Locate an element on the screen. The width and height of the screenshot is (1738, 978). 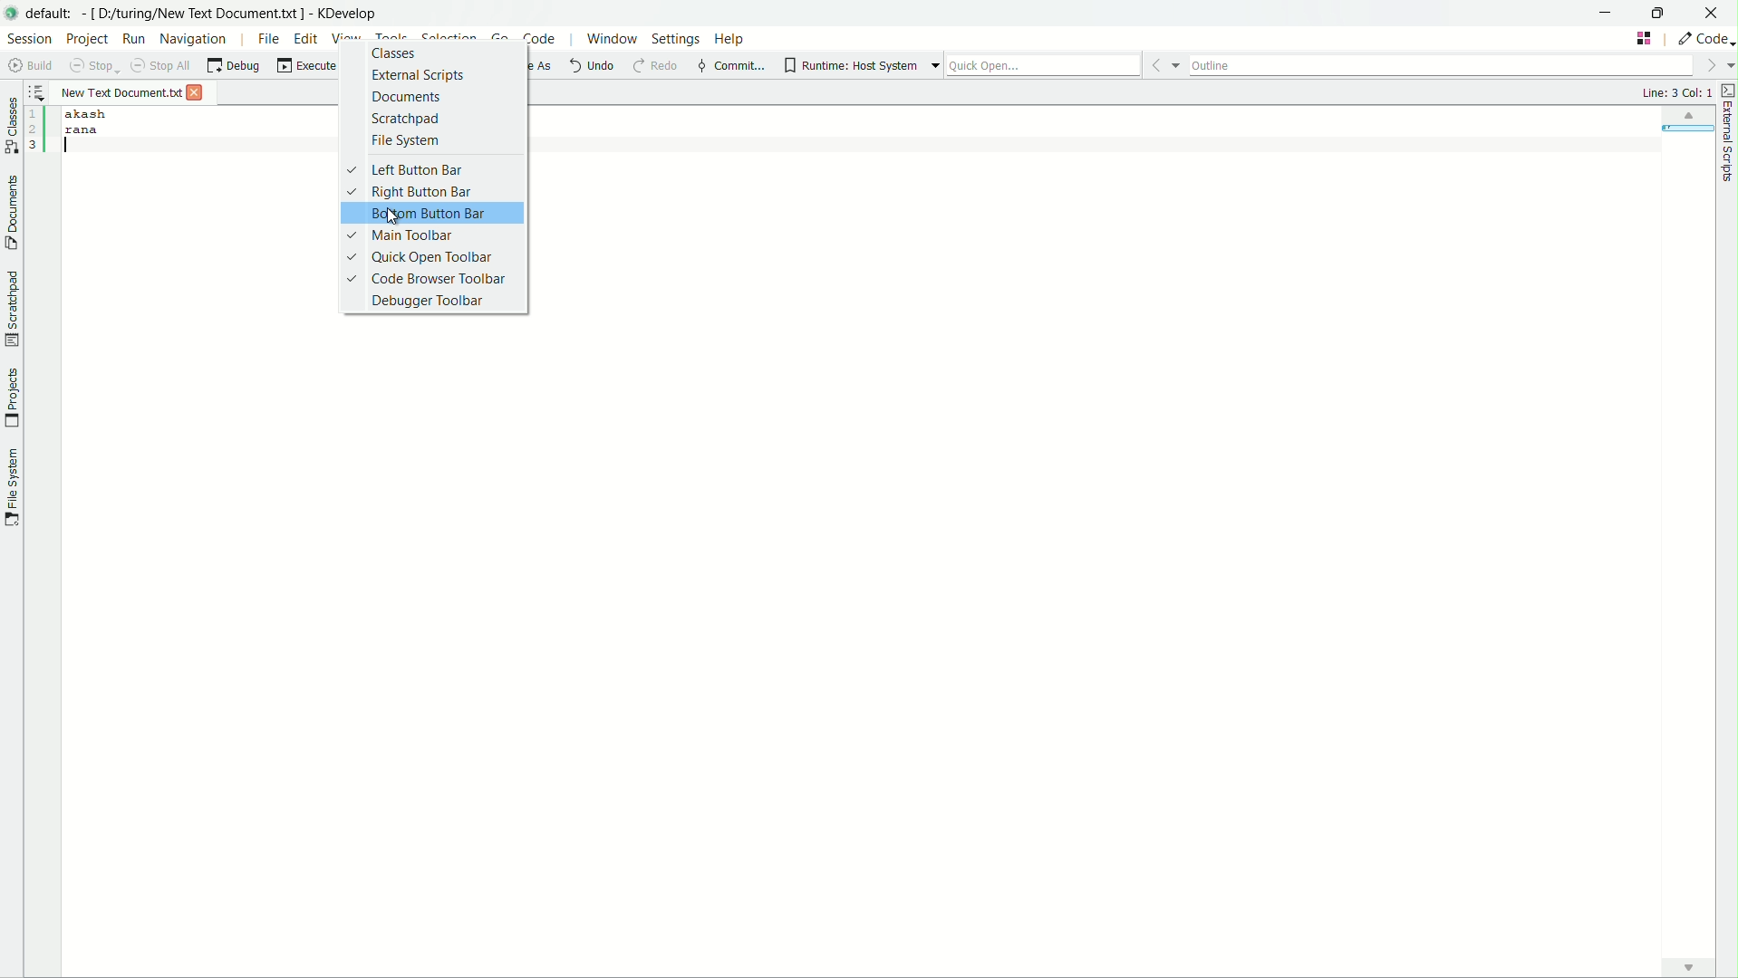
window menu is located at coordinates (609, 39).